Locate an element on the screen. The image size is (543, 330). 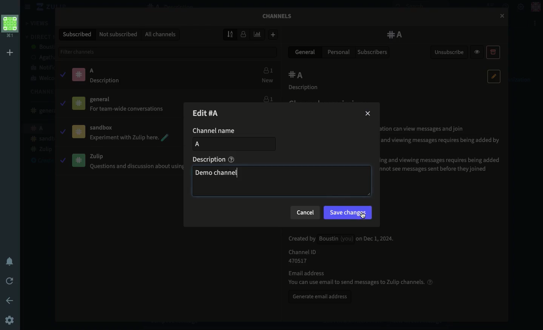
Subscribed is located at coordinates (78, 34).